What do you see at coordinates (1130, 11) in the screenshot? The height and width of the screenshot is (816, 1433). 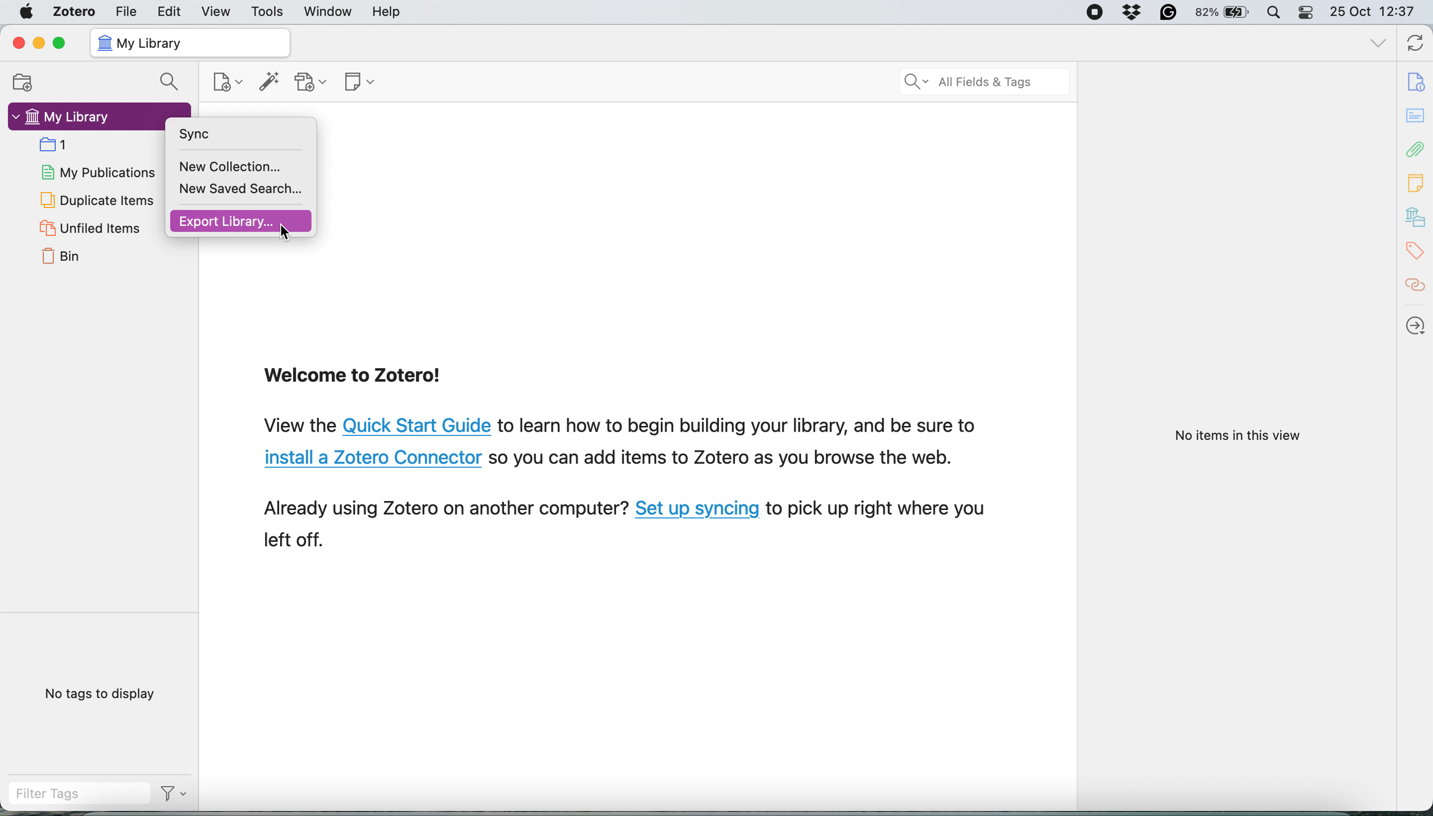 I see `Dropbox` at bounding box center [1130, 11].